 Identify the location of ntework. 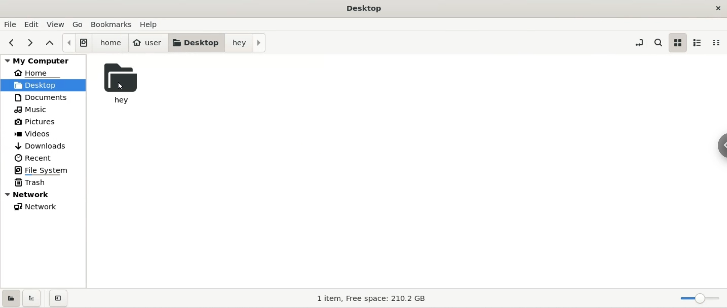
(44, 195).